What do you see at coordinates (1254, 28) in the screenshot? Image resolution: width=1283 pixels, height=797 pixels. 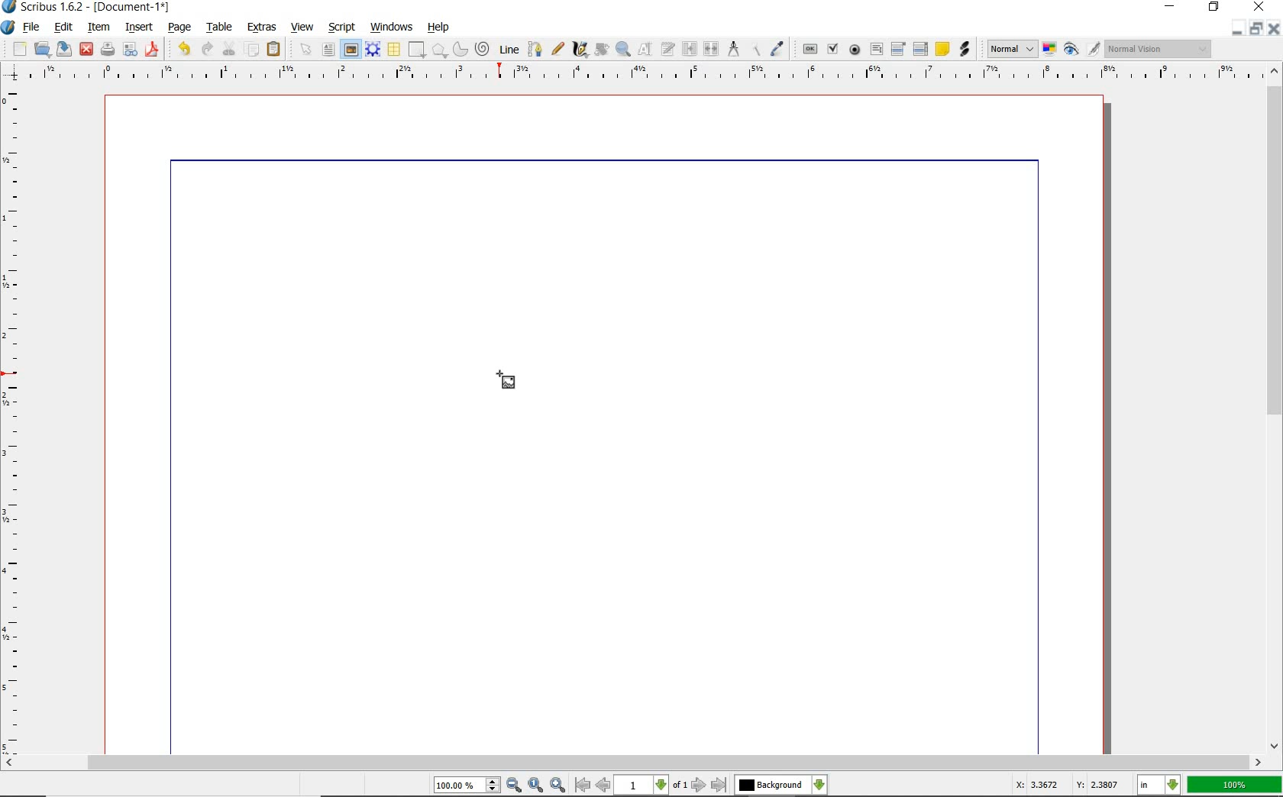 I see `Minimize` at bounding box center [1254, 28].